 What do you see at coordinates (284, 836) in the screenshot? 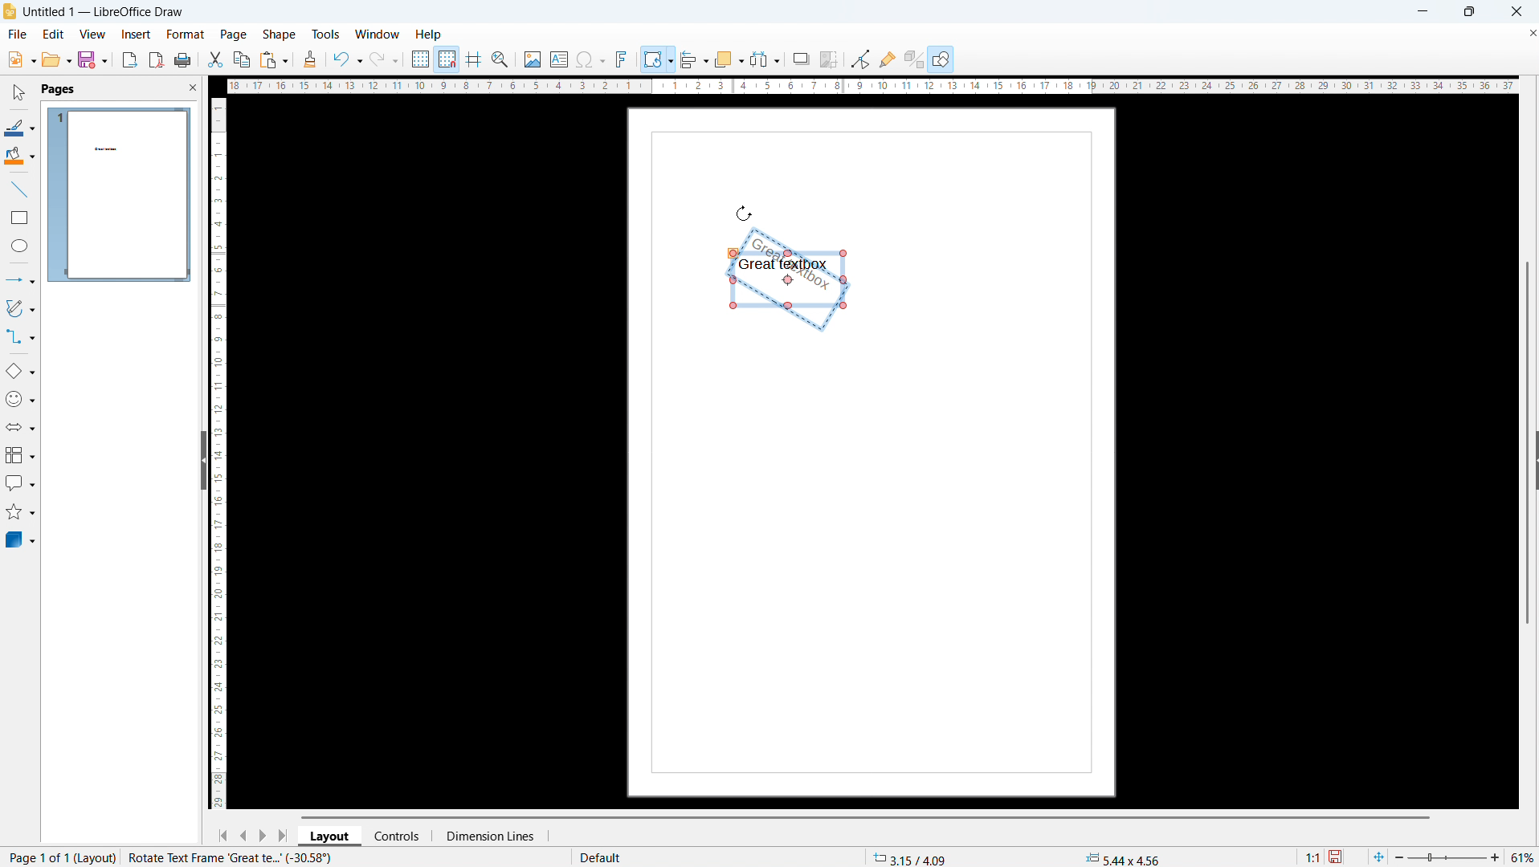
I see `Go to last page` at bounding box center [284, 836].